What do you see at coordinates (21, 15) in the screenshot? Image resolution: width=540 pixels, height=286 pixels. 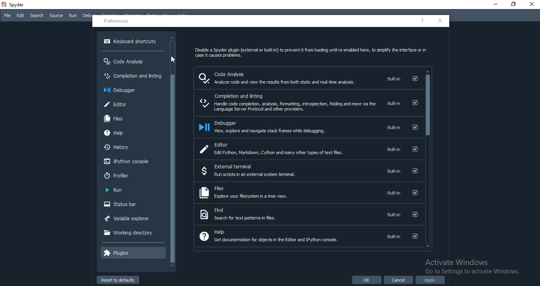 I see `Edit` at bounding box center [21, 15].